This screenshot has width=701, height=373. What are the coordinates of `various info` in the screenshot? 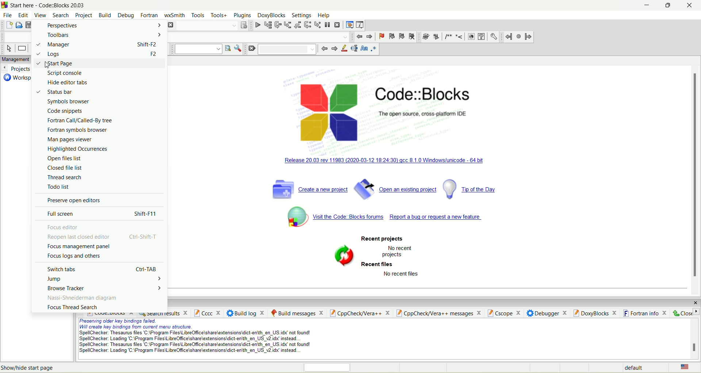 It's located at (359, 25).